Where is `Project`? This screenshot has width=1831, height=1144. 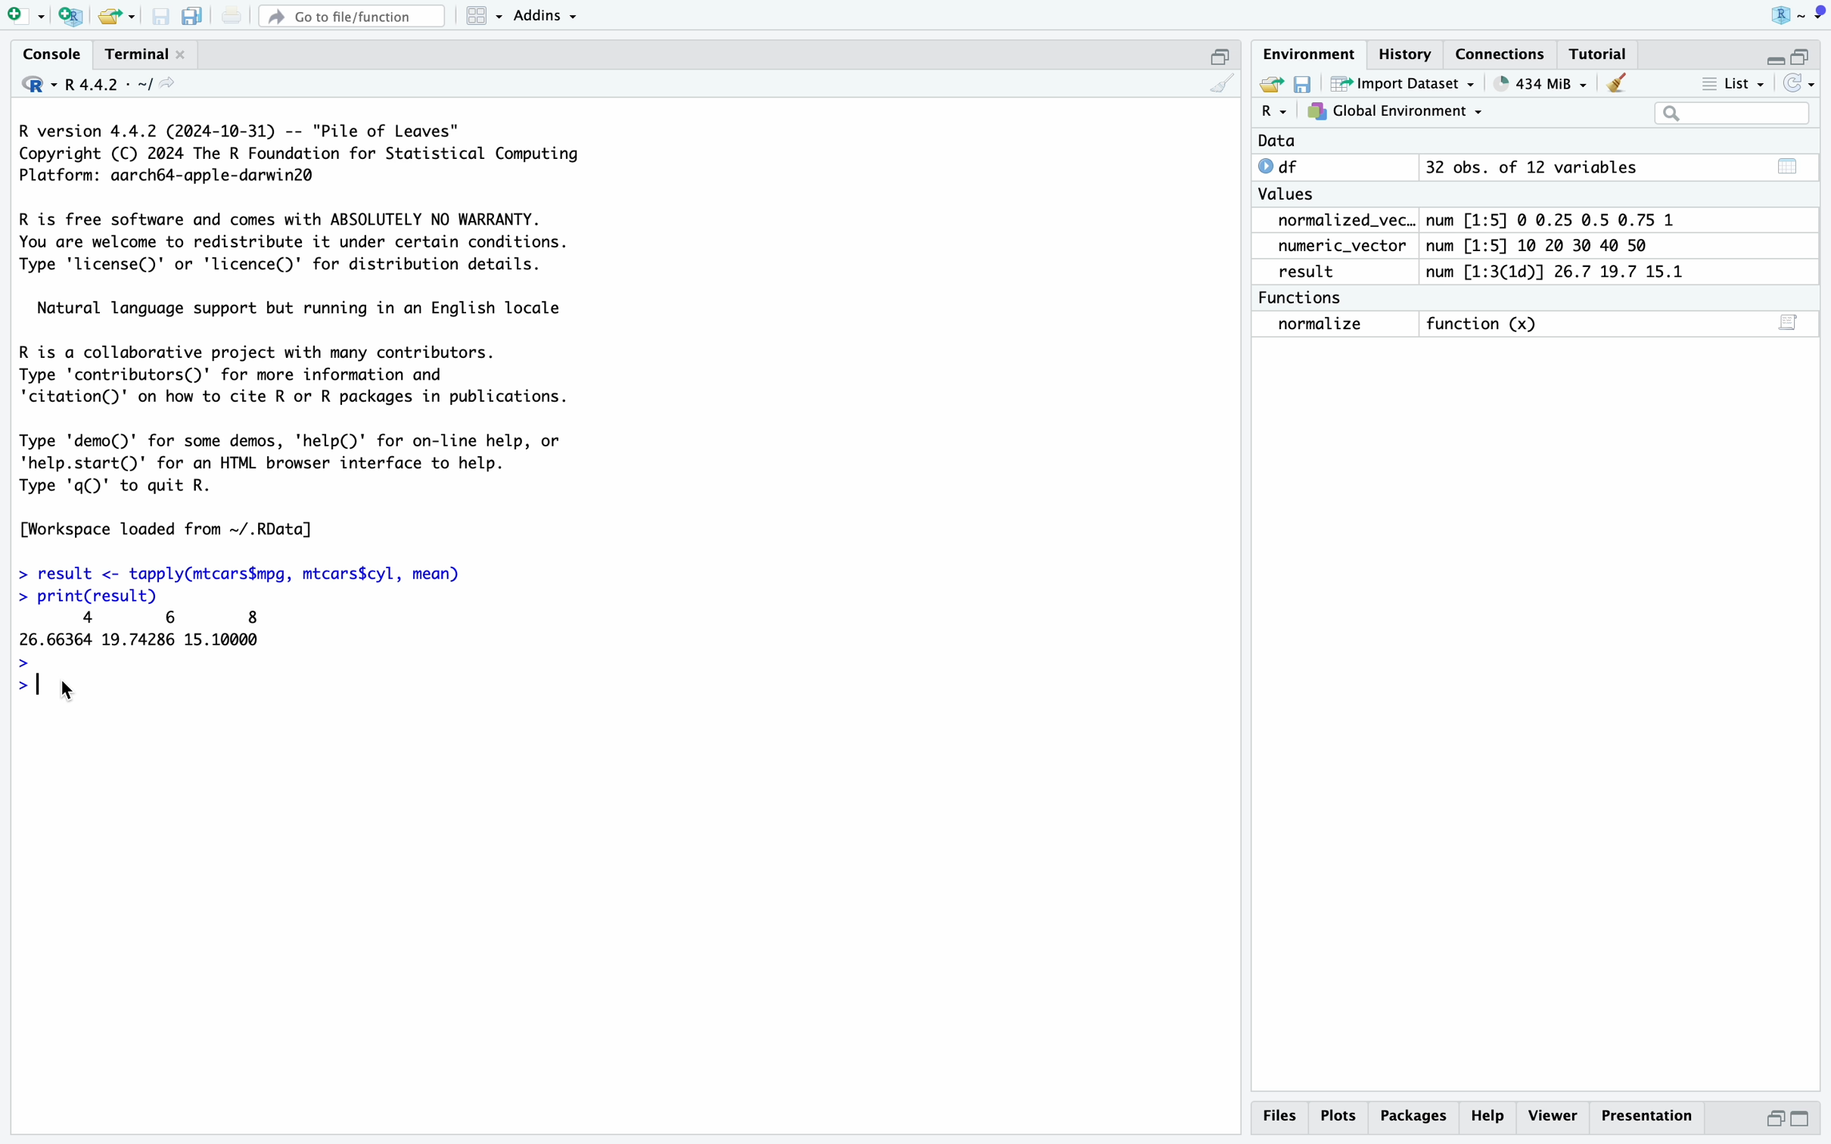
Project is located at coordinates (1798, 15).